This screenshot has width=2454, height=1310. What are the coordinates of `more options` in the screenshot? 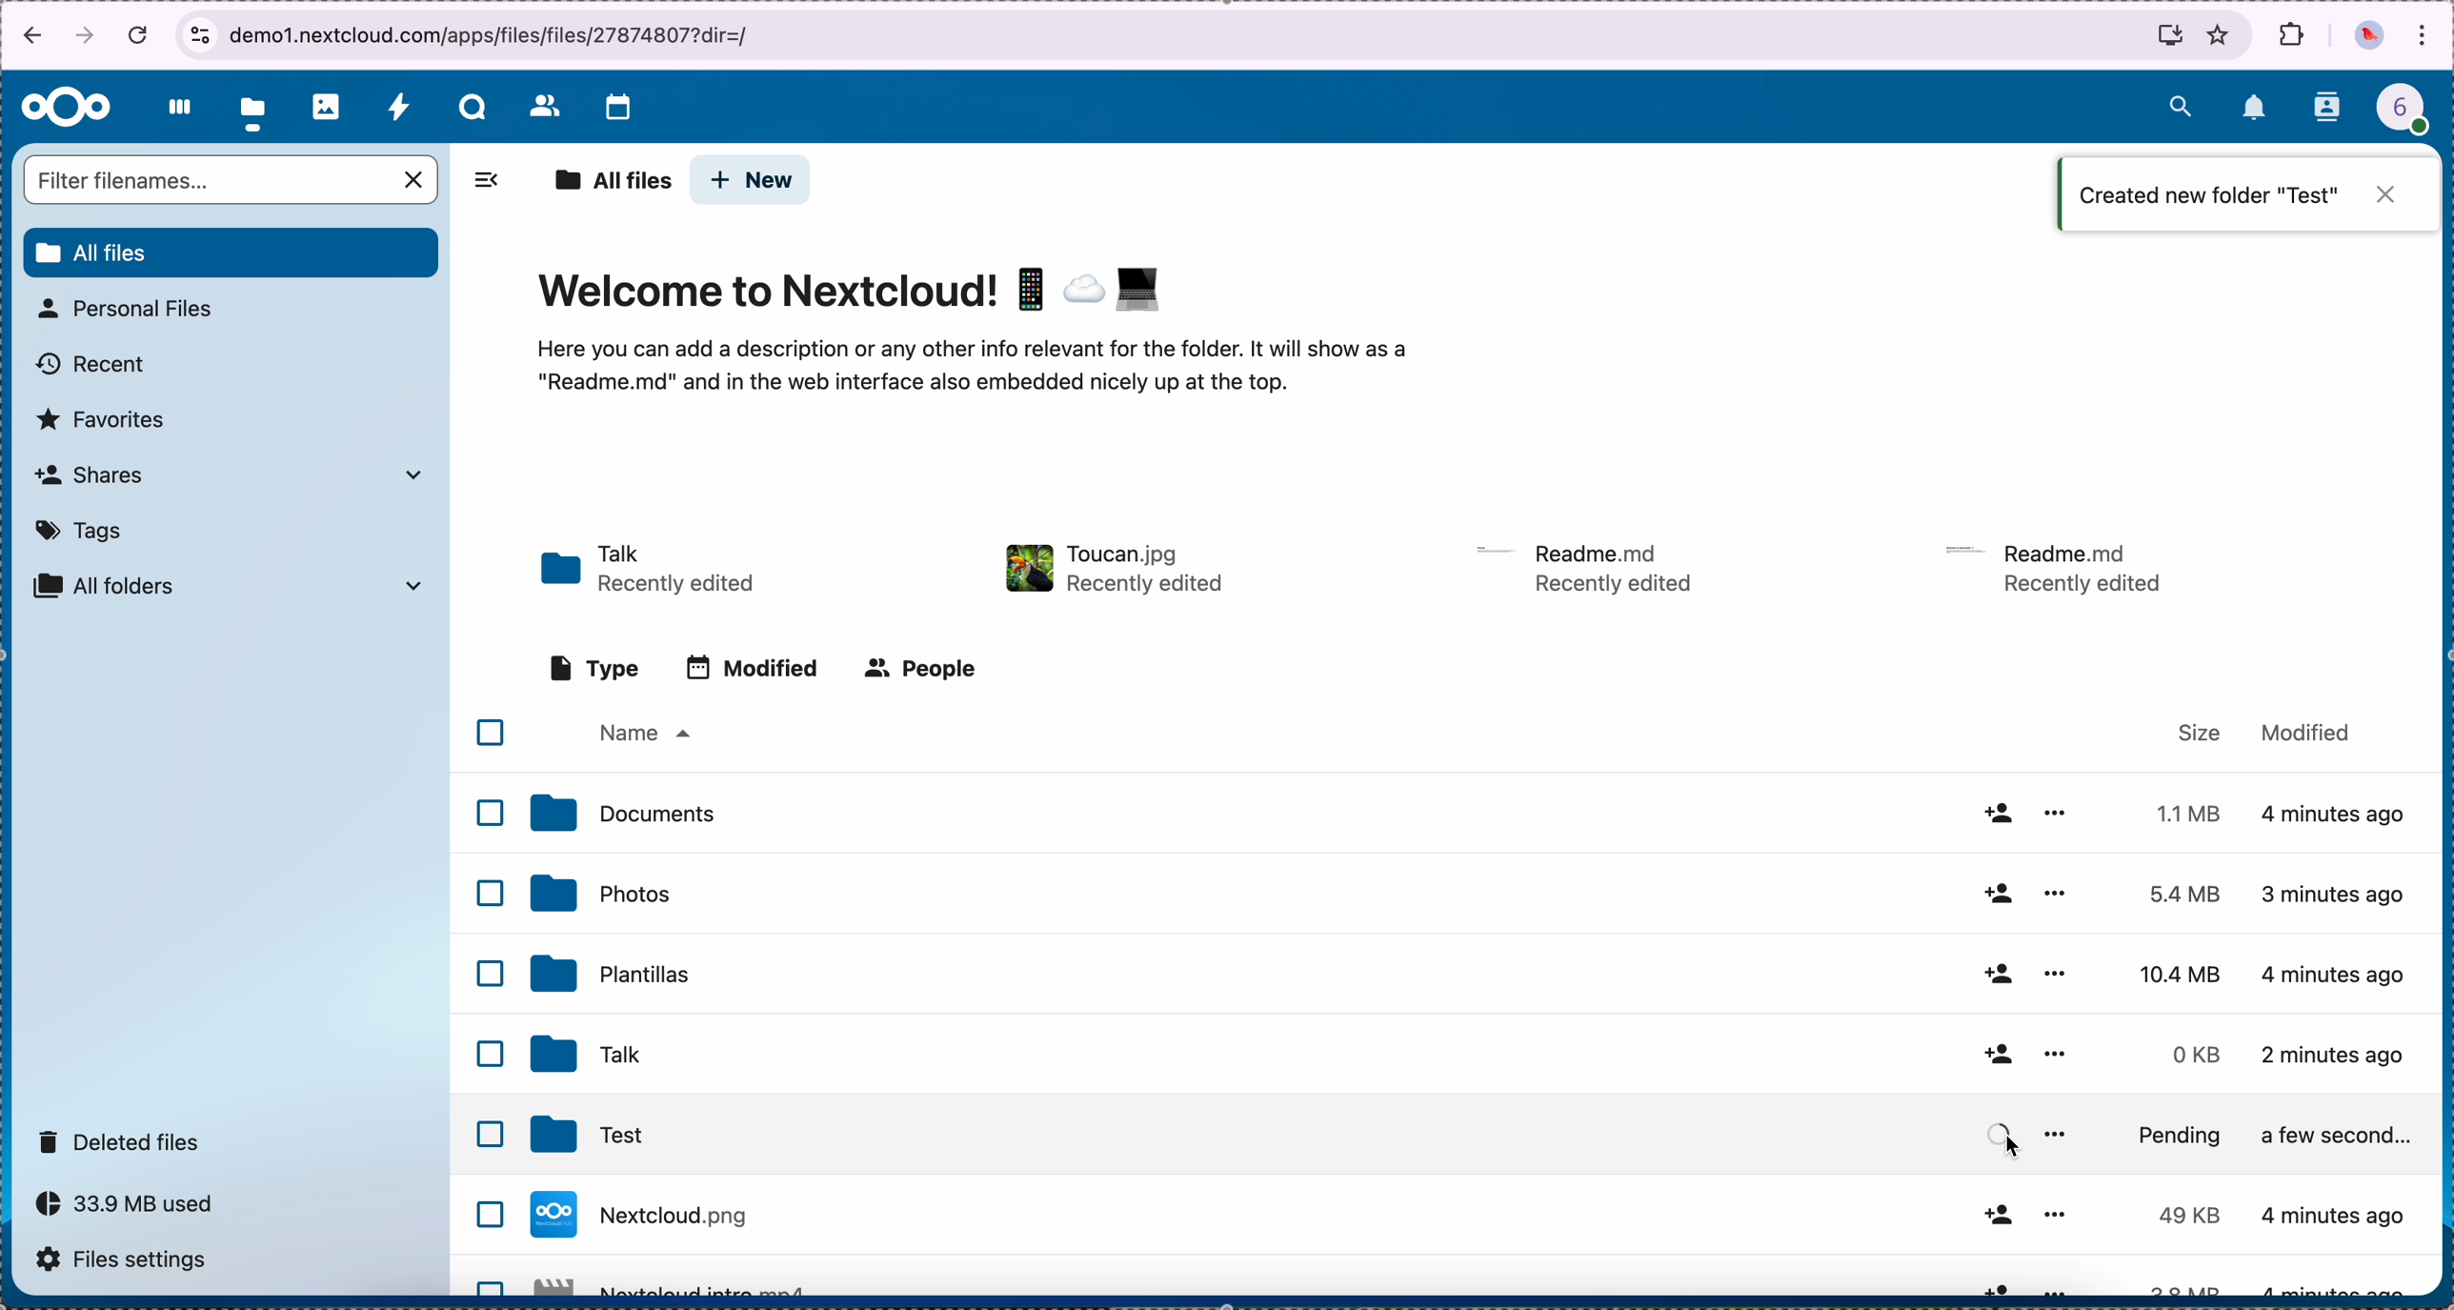 It's located at (2060, 1128).